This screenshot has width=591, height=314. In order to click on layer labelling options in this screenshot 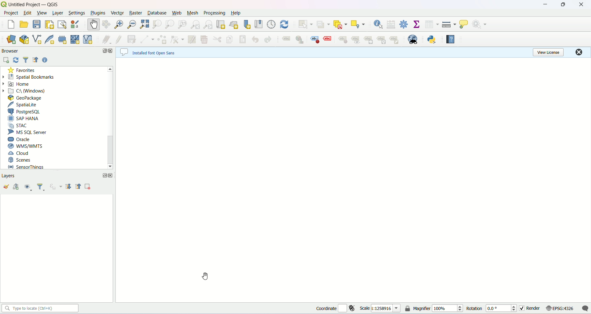, I will do `click(287, 40)`.